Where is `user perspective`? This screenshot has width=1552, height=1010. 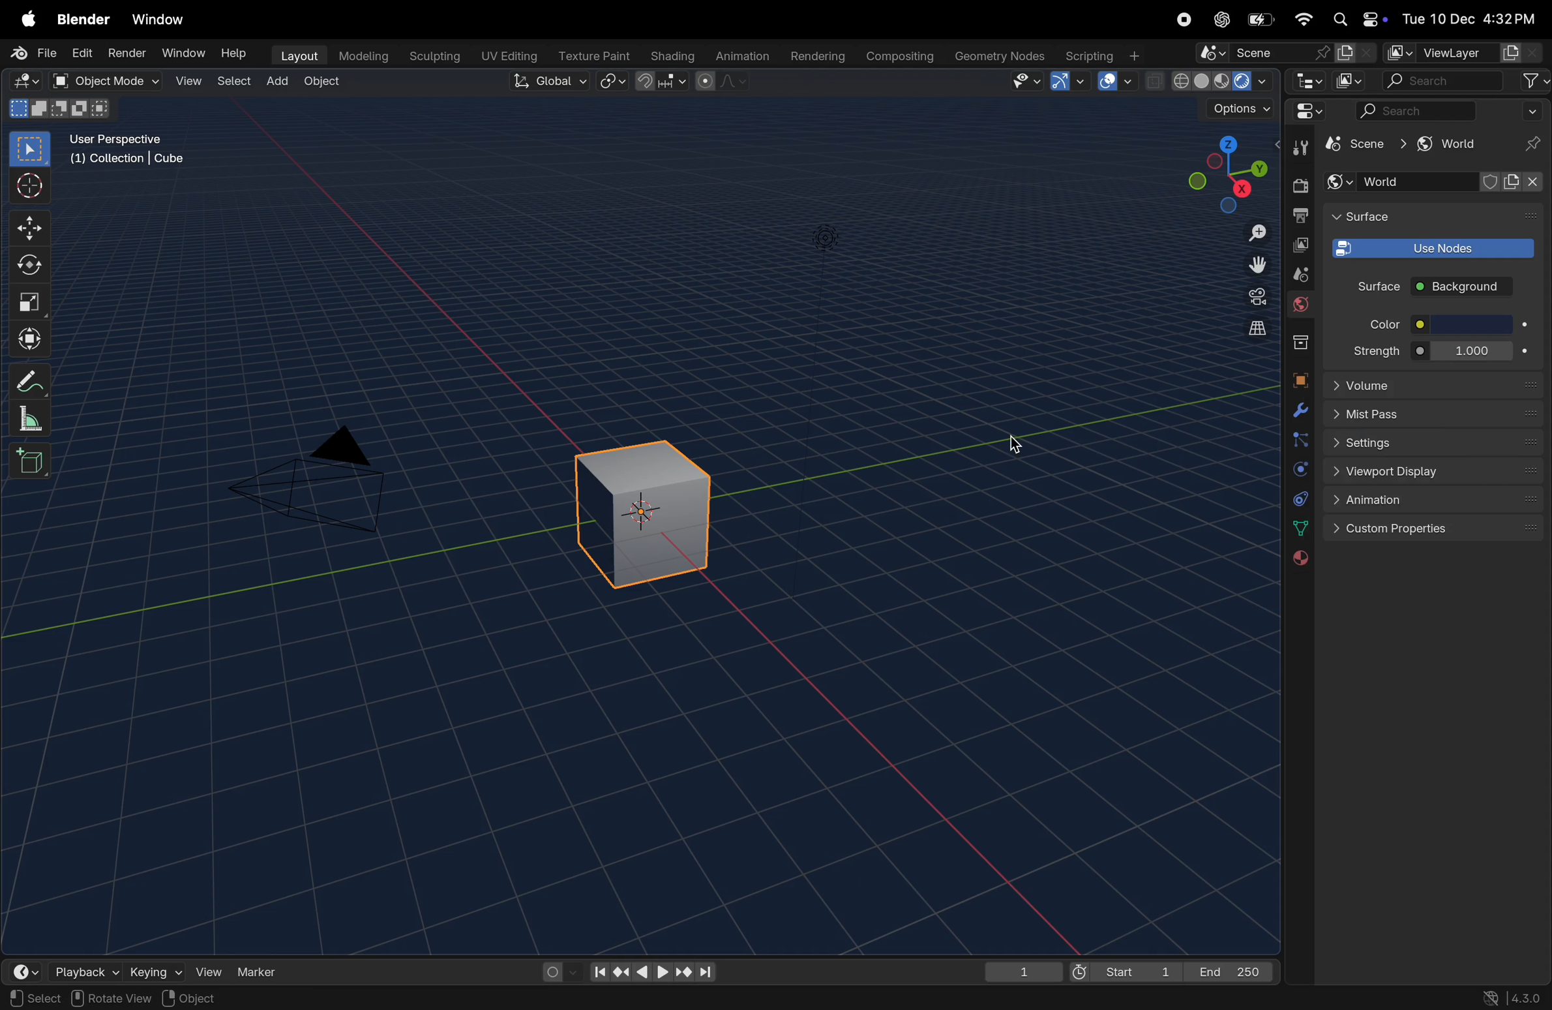 user perspective is located at coordinates (135, 152).